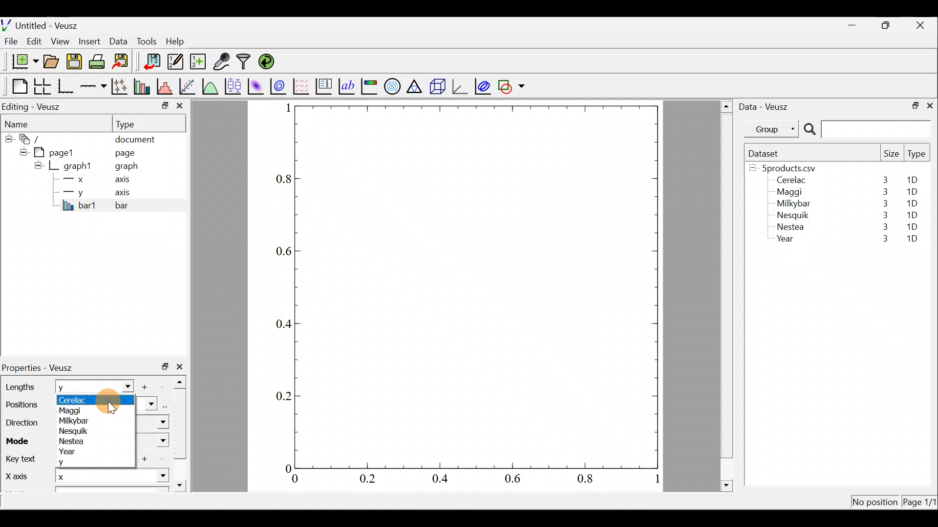 The width and height of the screenshot is (938, 527). What do you see at coordinates (914, 213) in the screenshot?
I see `1D` at bounding box center [914, 213].